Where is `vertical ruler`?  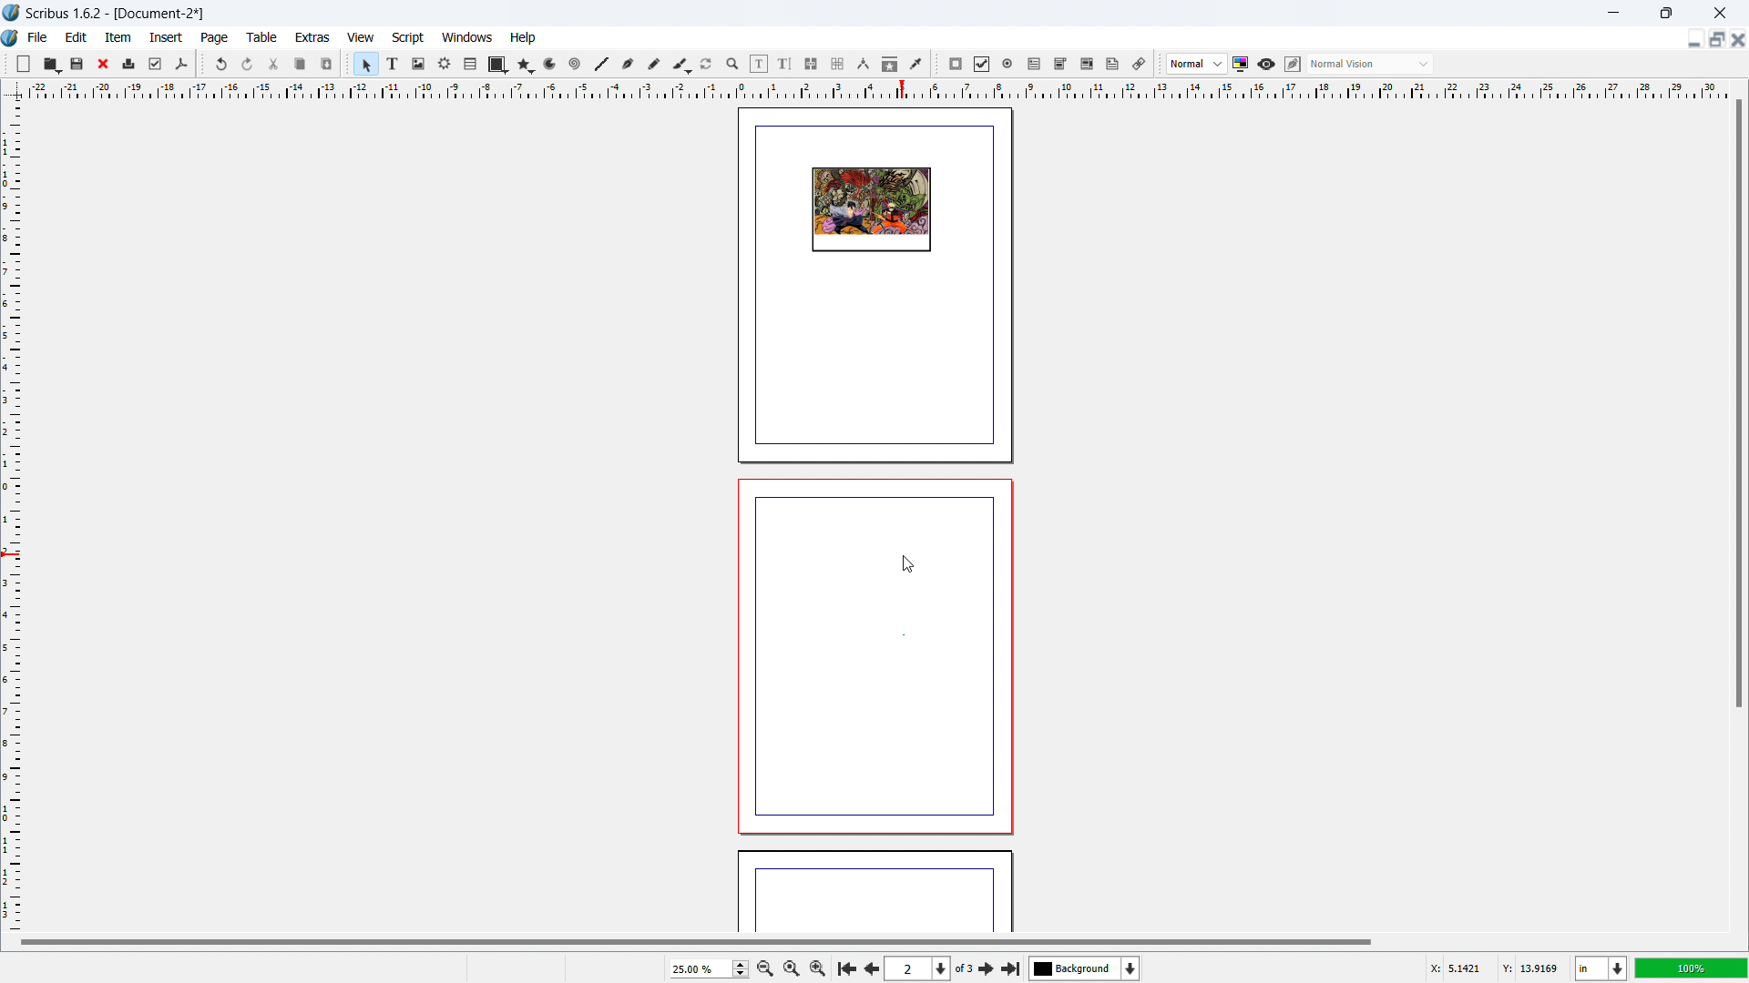 vertical ruler is located at coordinates (11, 516).